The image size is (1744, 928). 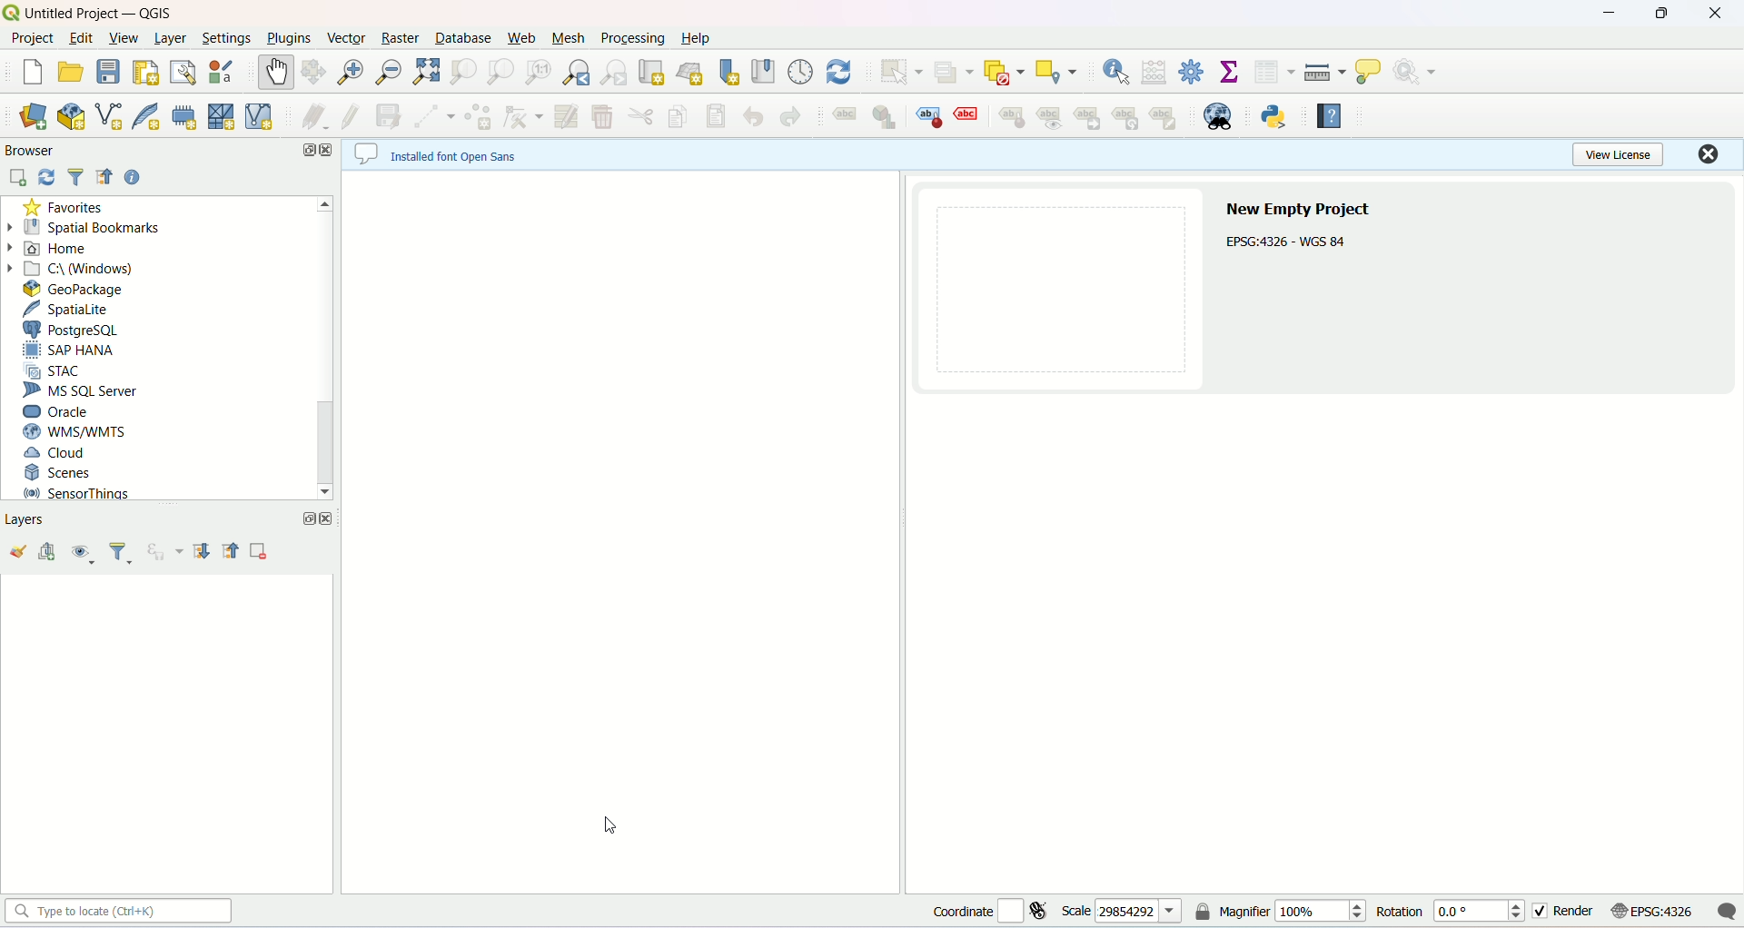 What do you see at coordinates (83, 555) in the screenshot?
I see `manage map theme` at bounding box center [83, 555].